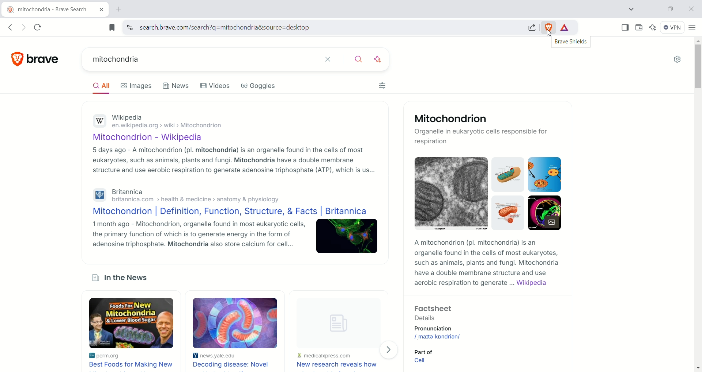  I want to click on News, so click(177, 86).